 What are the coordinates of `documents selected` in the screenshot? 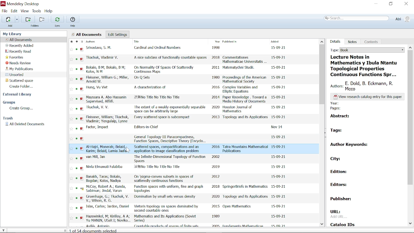 It's located at (94, 230).